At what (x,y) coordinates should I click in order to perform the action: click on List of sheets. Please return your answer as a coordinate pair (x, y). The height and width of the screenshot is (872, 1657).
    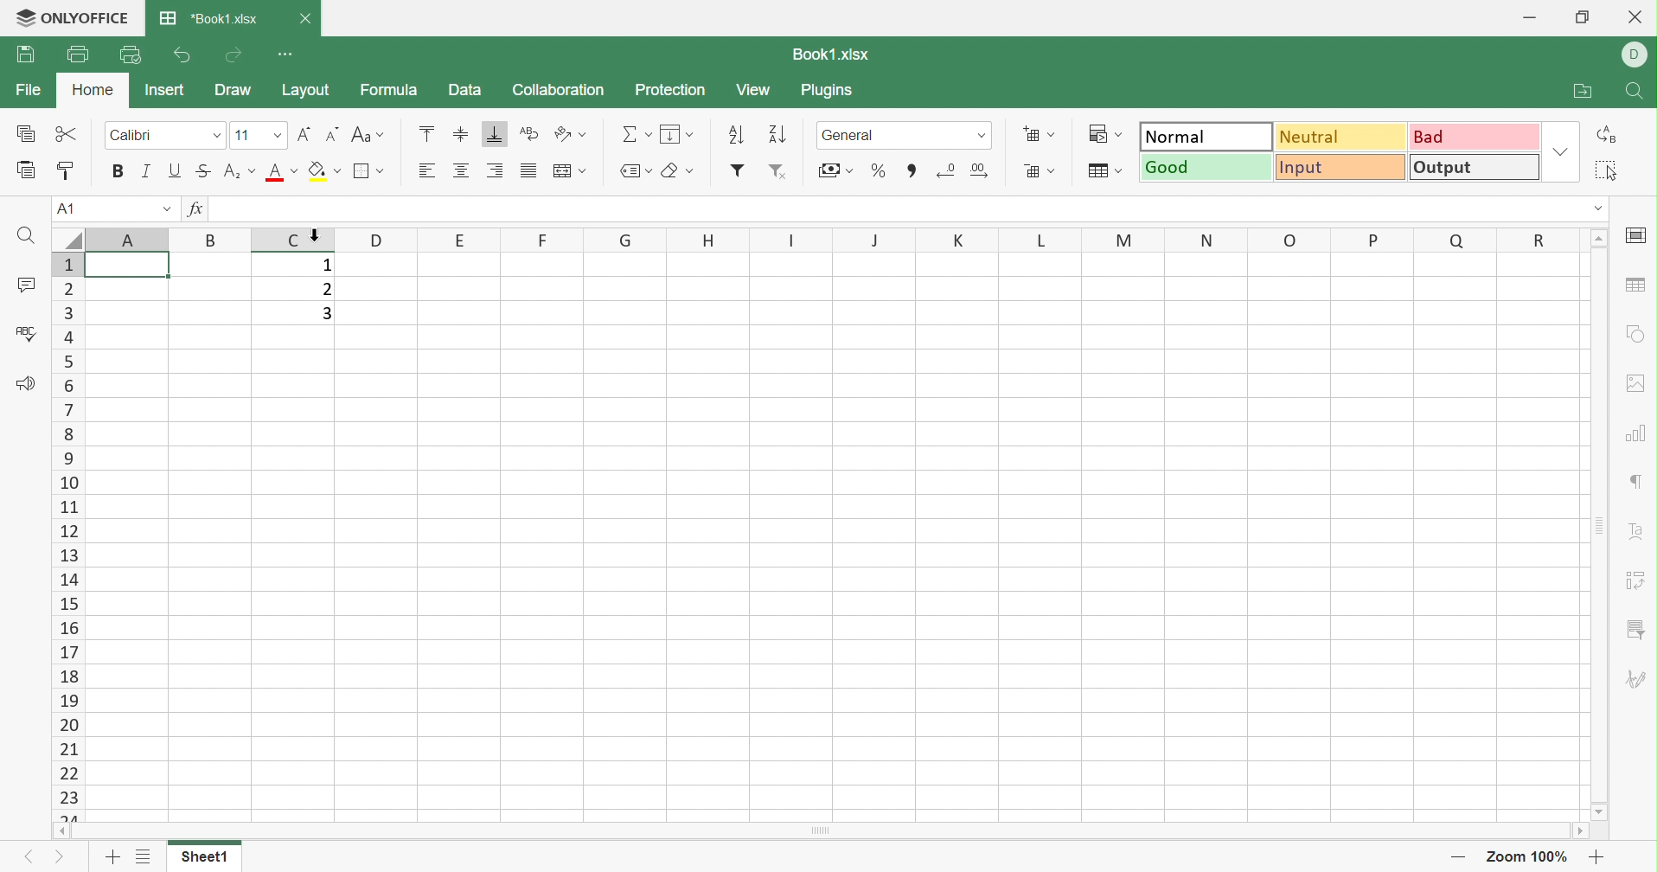
    Looking at the image, I should click on (144, 857).